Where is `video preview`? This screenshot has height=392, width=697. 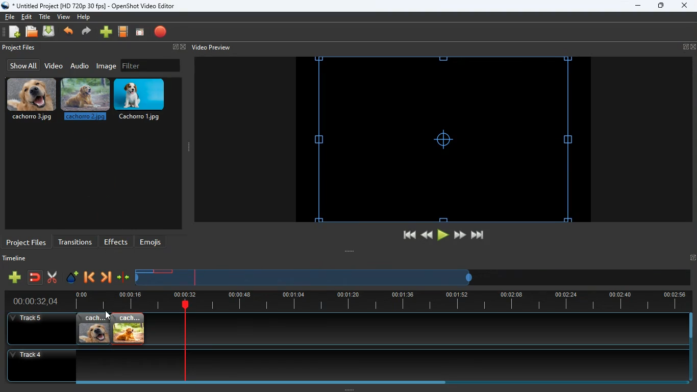
video preview is located at coordinates (210, 47).